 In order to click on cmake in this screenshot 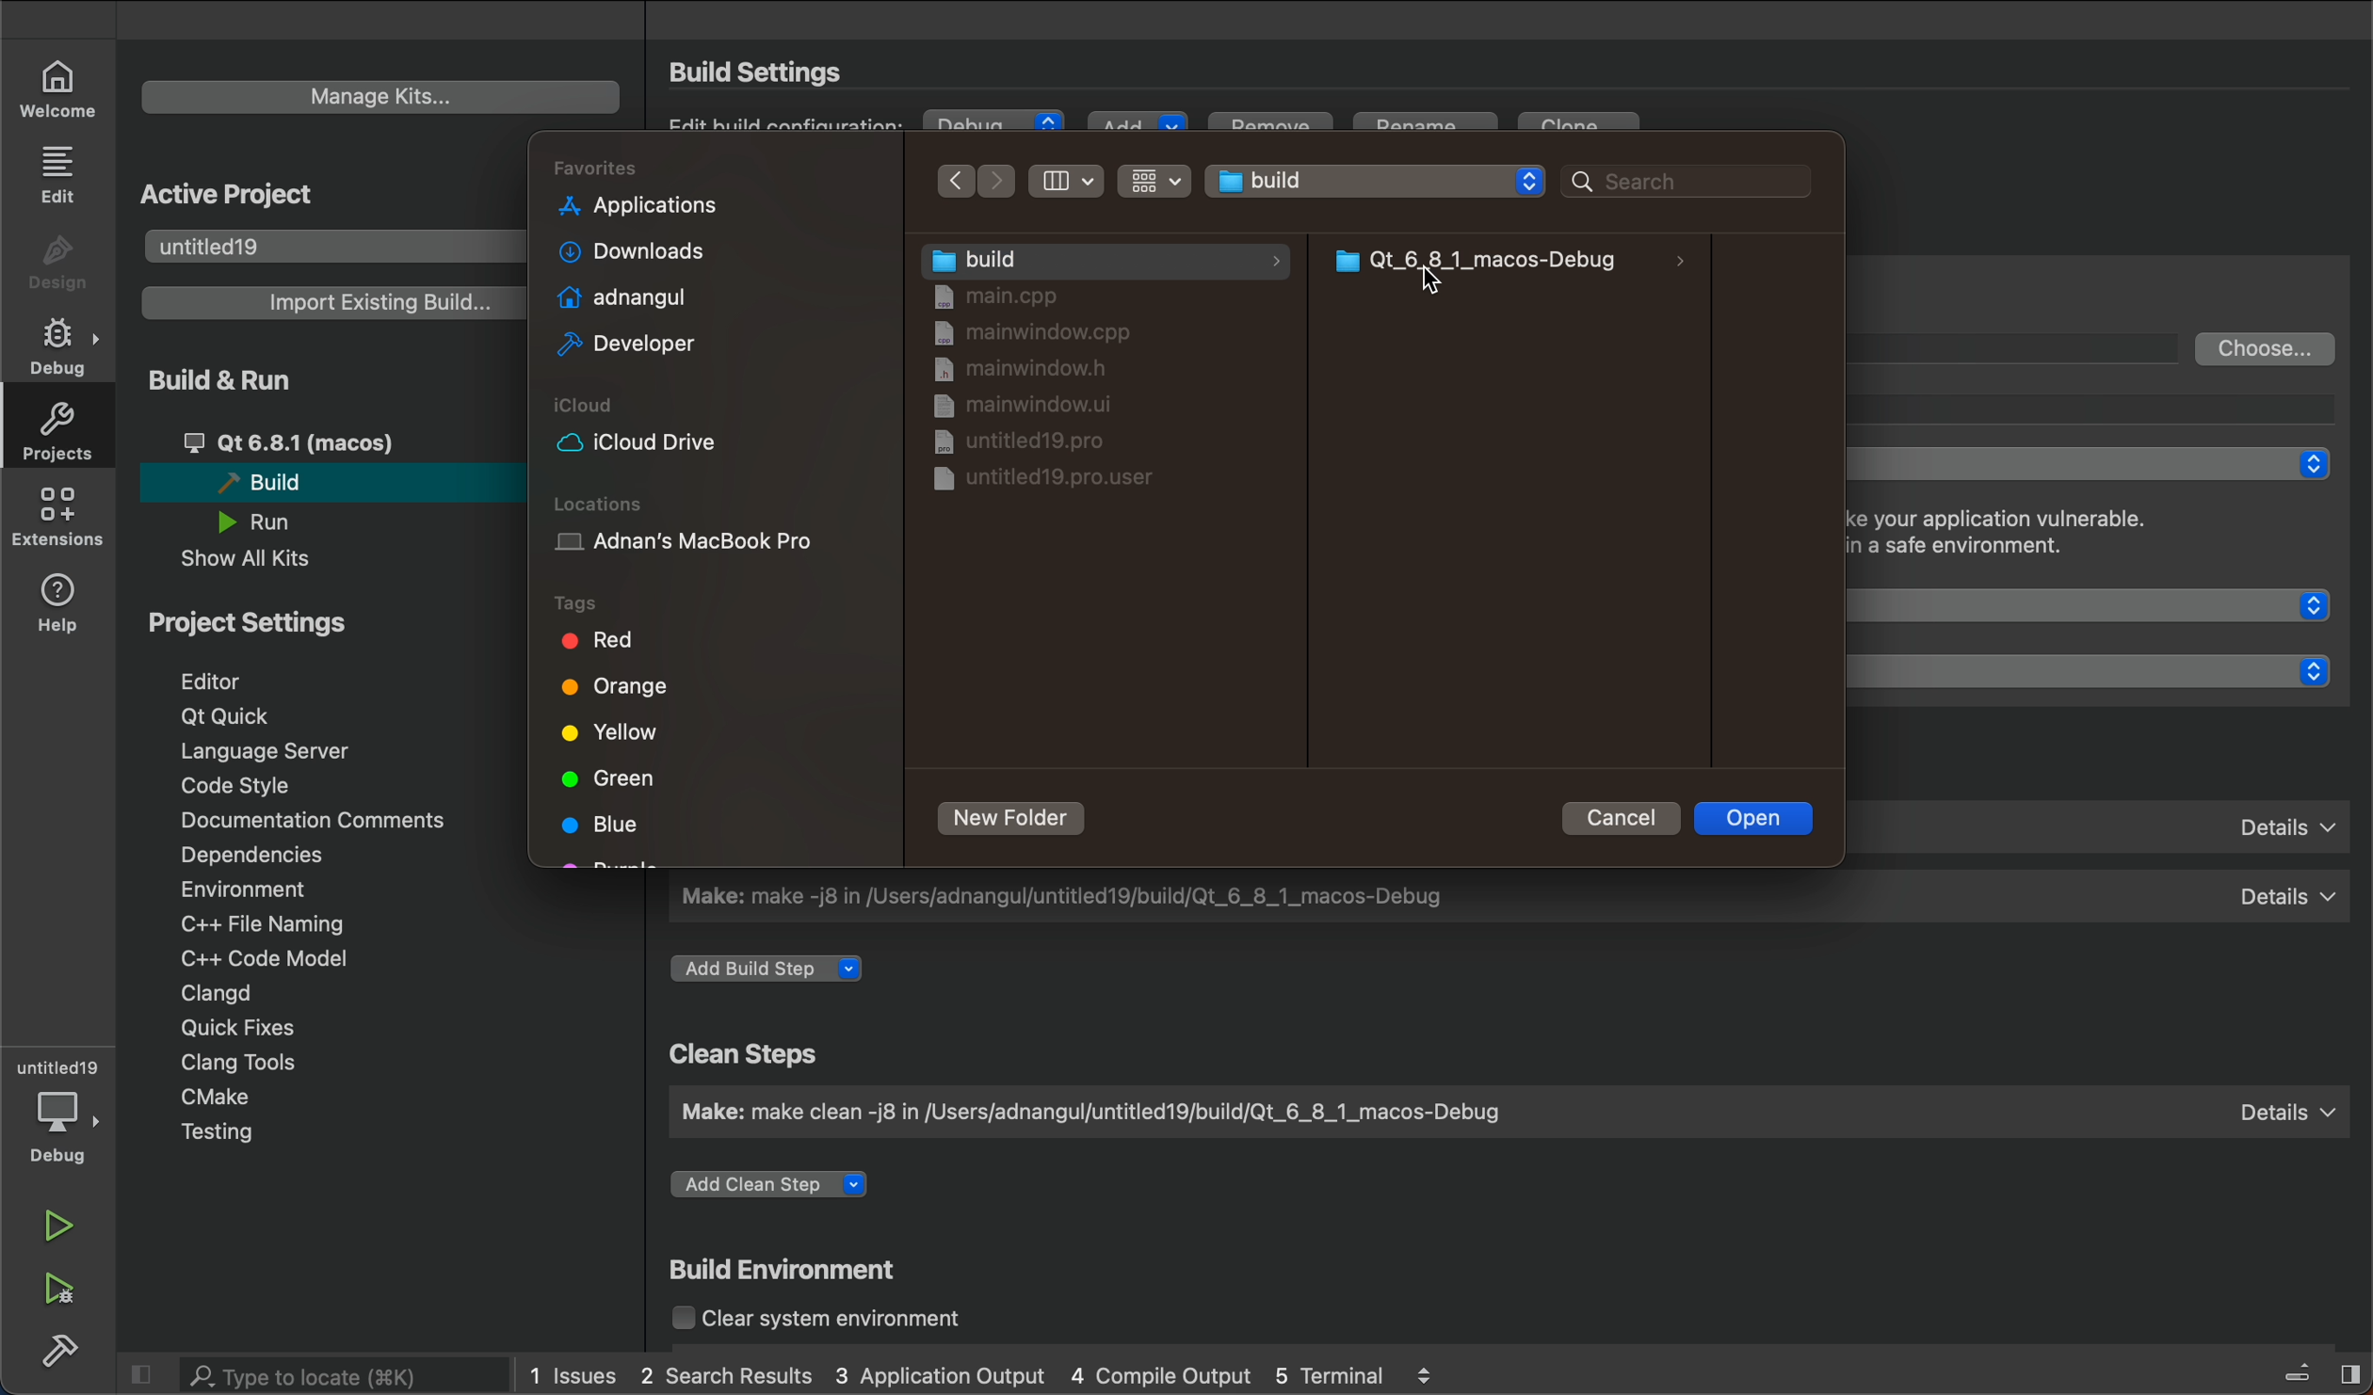, I will do `click(228, 1099)`.